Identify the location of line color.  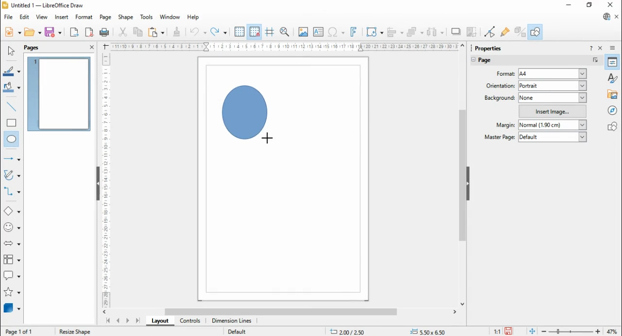
(13, 71).